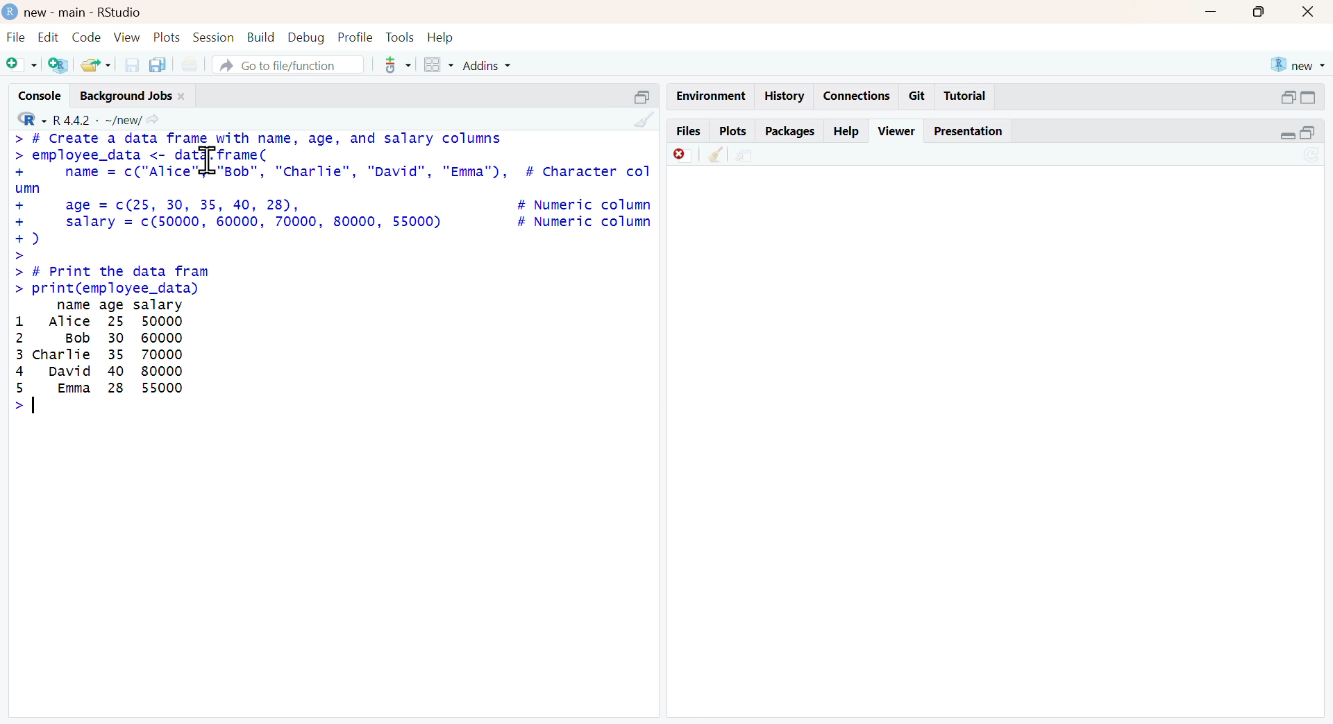 The width and height of the screenshot is (1333, 724). What do you see at coordinates (257, 36) in the screenshot?
I see `Build` at bounding box center [257, 36].